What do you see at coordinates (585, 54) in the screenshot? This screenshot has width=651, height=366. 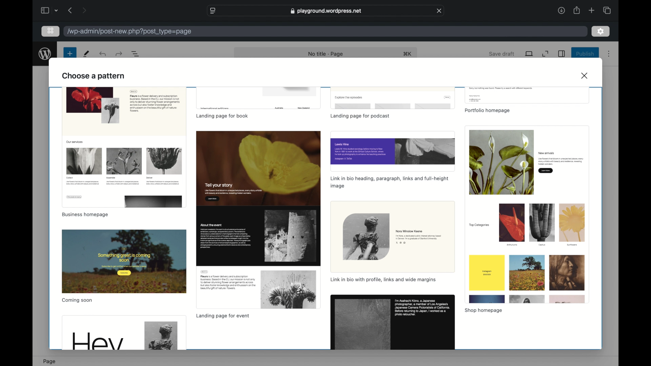 I see `publish` at bounding box center [585, 54].